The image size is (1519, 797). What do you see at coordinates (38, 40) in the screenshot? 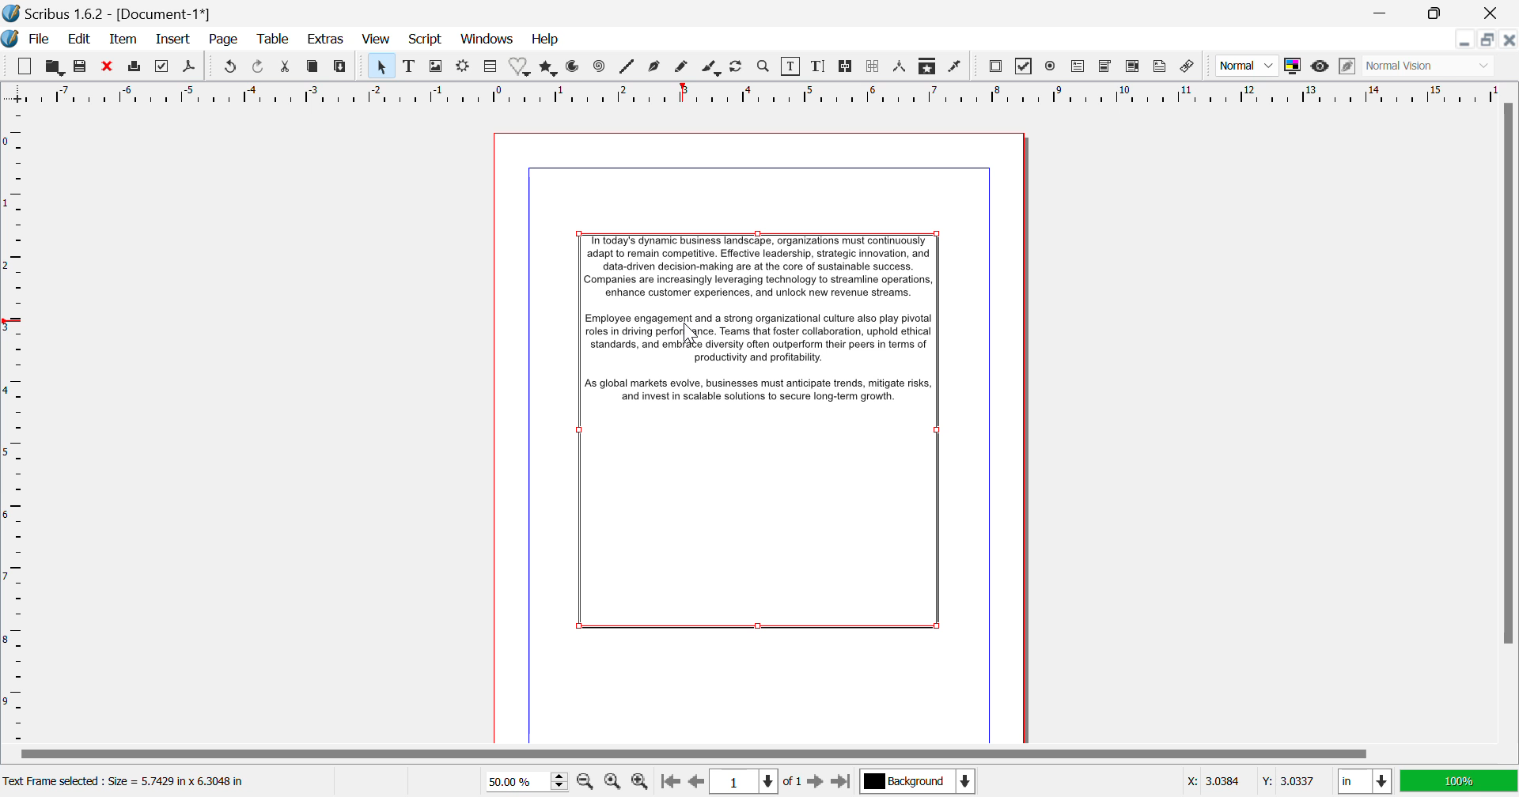
I see `File` at bounding box center [38, 40].